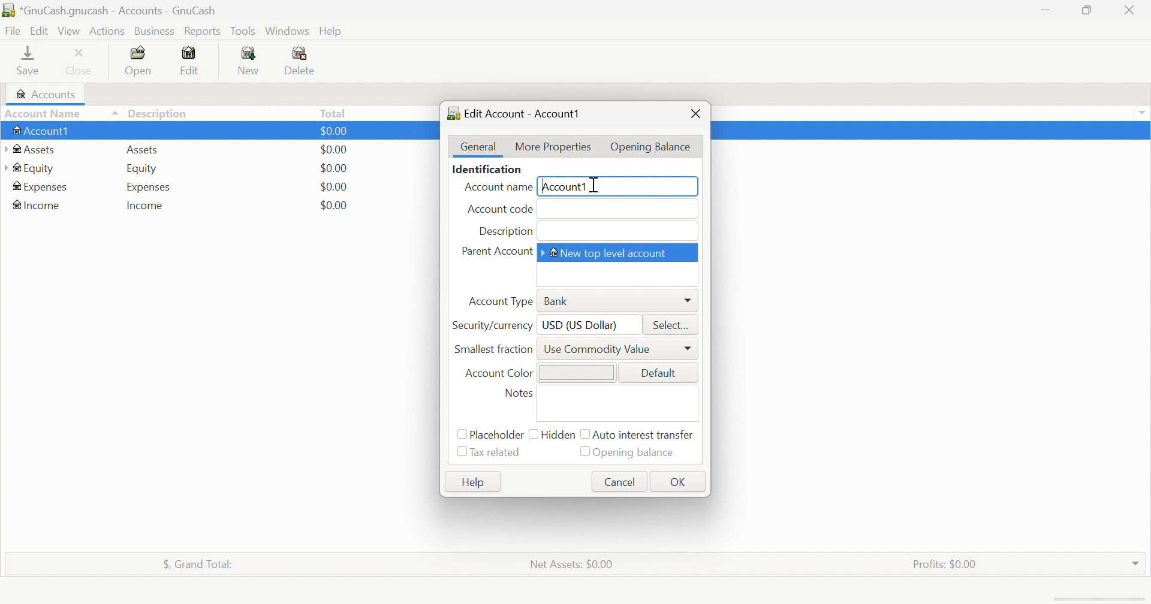 The width and height of the screenshot is (1151, 604). I want to click on Actions, so click(107, 32).